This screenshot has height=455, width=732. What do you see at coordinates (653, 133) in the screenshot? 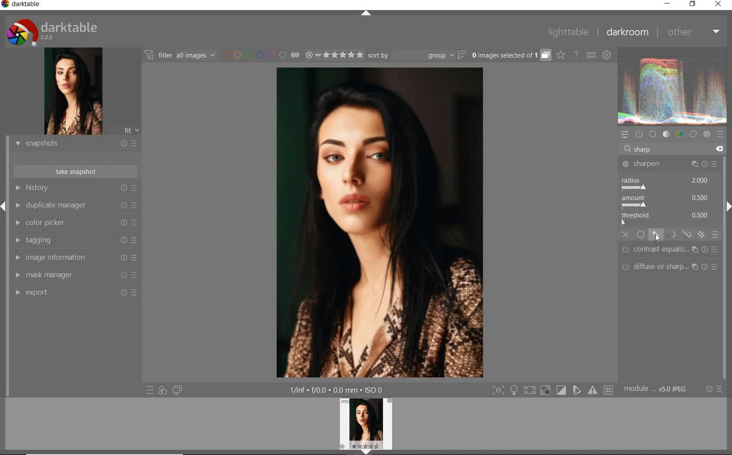
I see `base` at bounding box center [653, 133].